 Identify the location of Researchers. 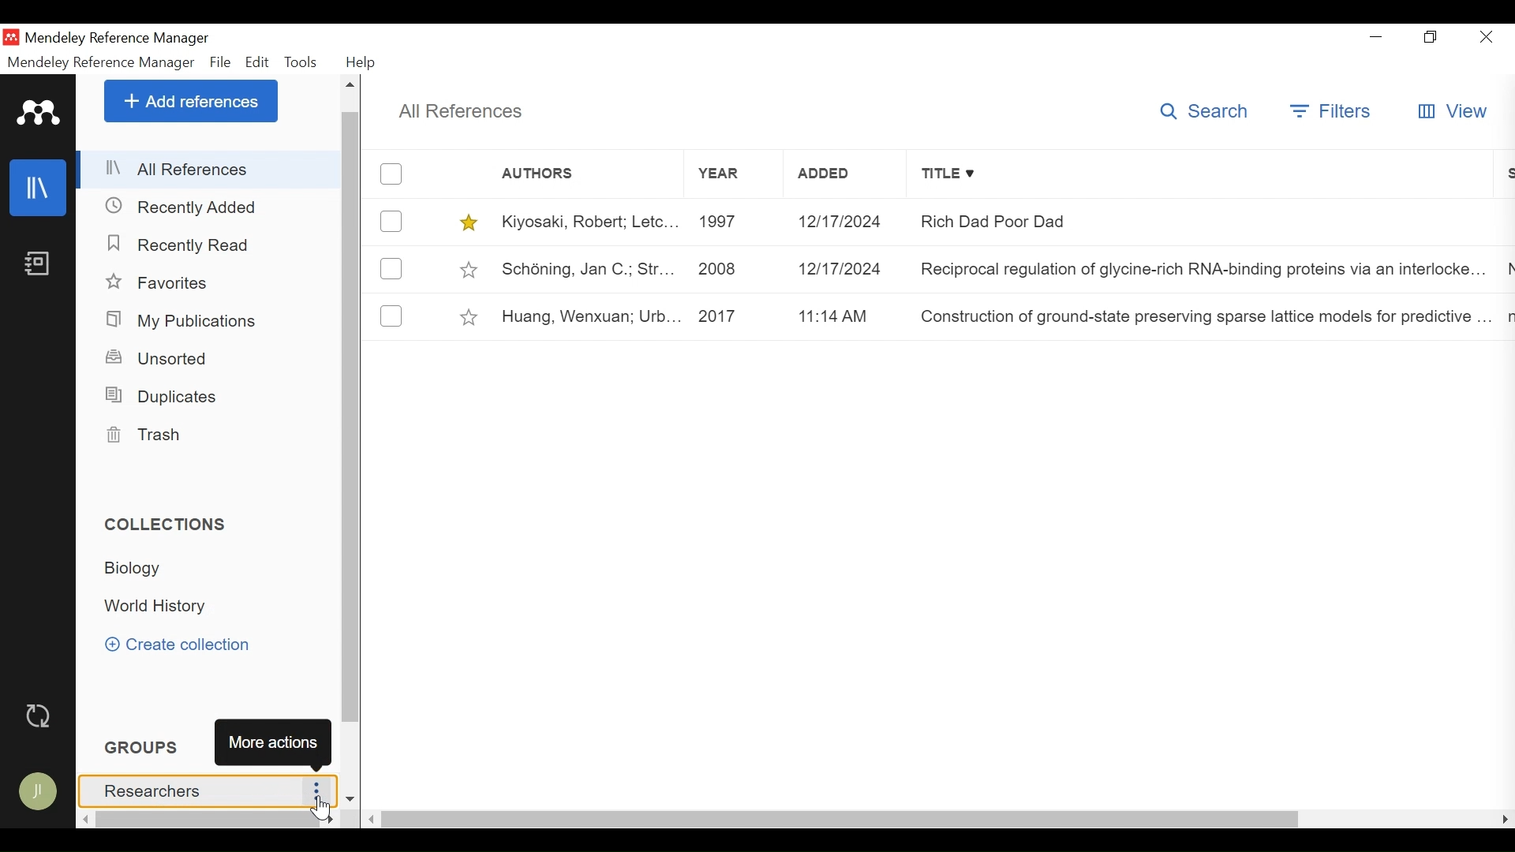
(205, 791).